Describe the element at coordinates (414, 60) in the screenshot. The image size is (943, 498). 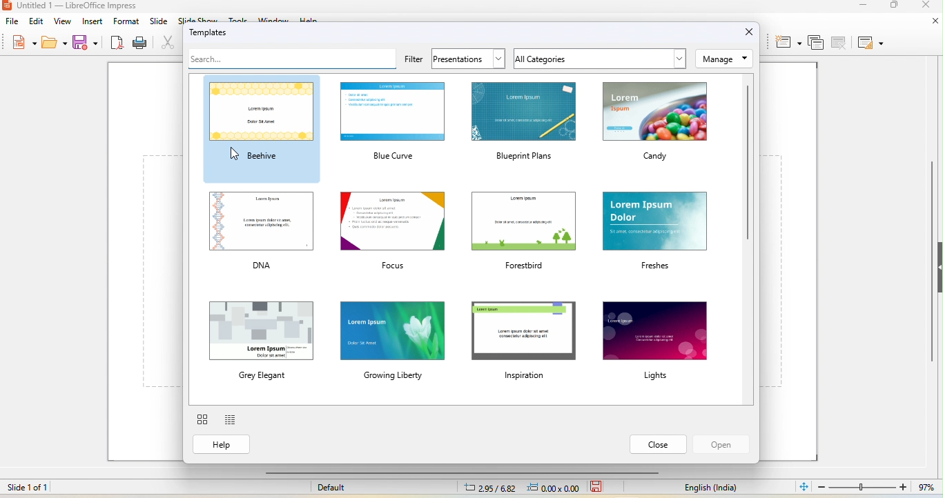
I see `filter` at that location.